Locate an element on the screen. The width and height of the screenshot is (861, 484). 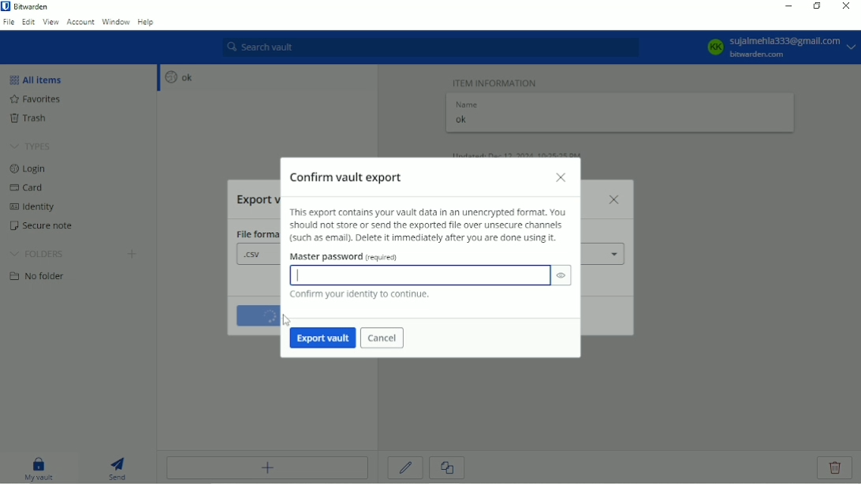
Secure note is located at coordinates (49, 228).